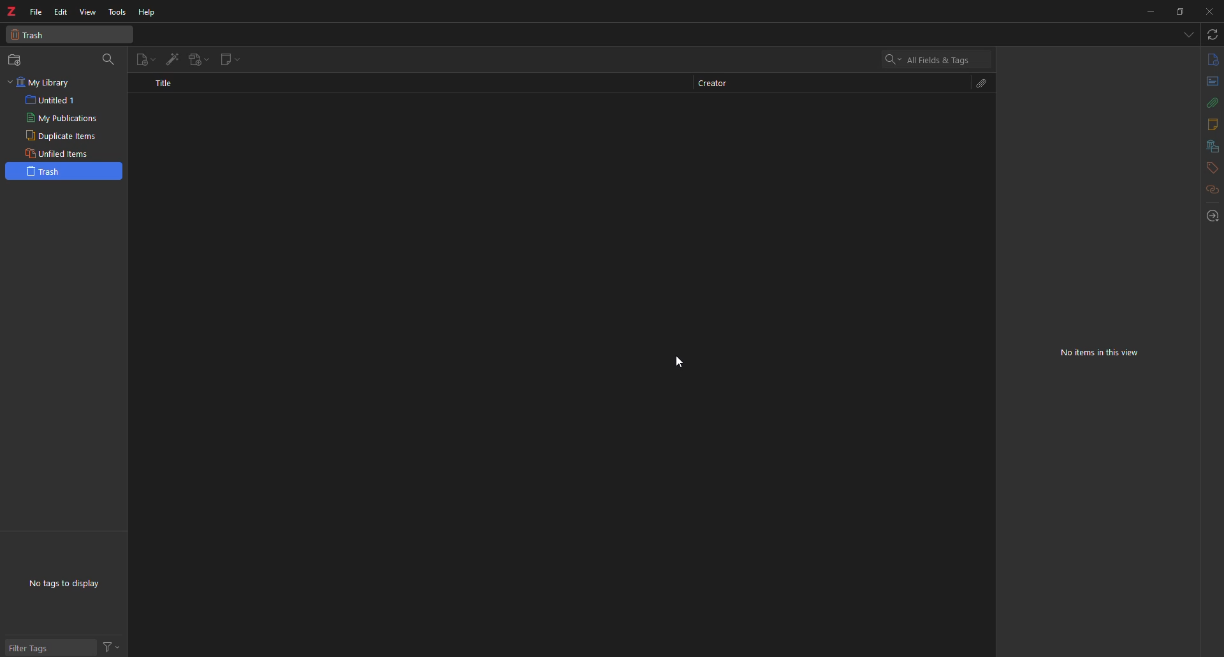 The image size is (1224, 657). I want to click on add item, so click(171, 58).